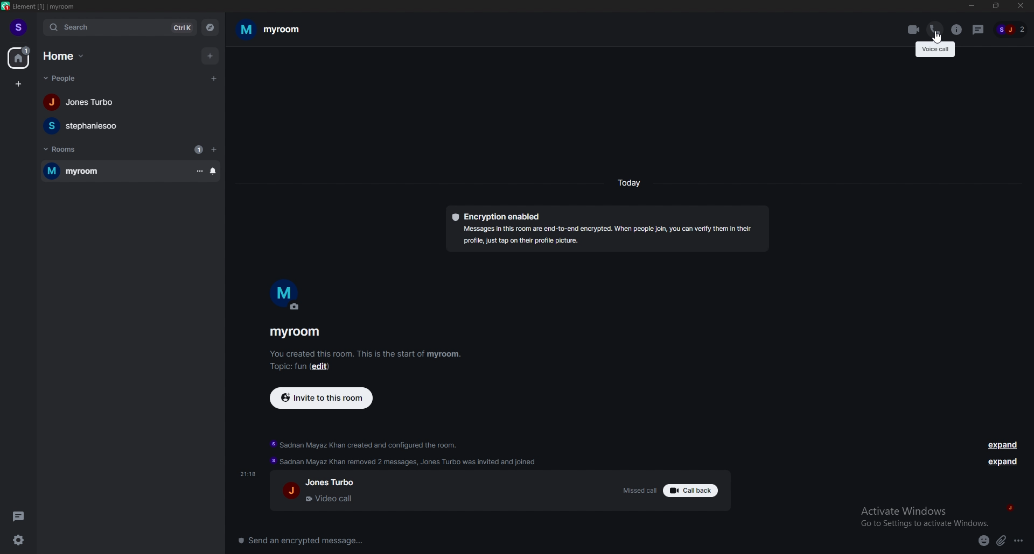 This screenshot has height=554, width=1034. Describe the element at coordinates (416, 453) in the screenshot. I see `'® Sadnan Mayaz Khan created and configured the room.
'® Sadnan Mayaz Khan removed 2 messages, Jones Turbo was invited and joined` at that location.